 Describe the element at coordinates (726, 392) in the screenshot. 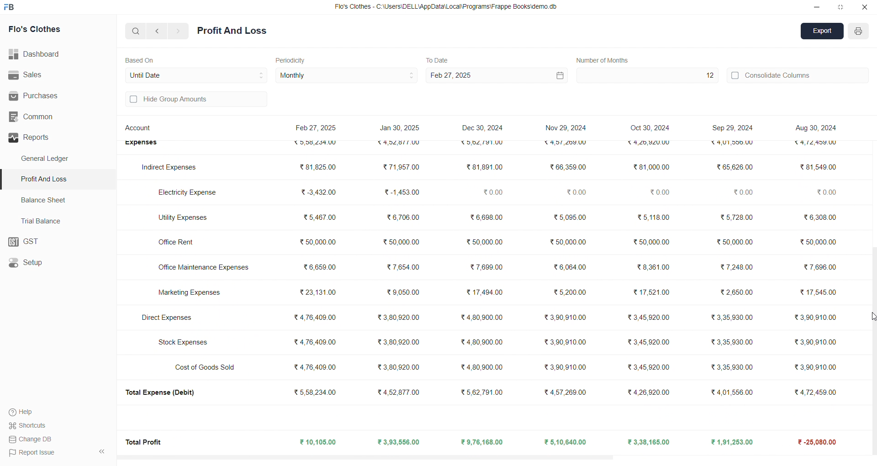

I see `₹ 4,01,556.00` at that location.